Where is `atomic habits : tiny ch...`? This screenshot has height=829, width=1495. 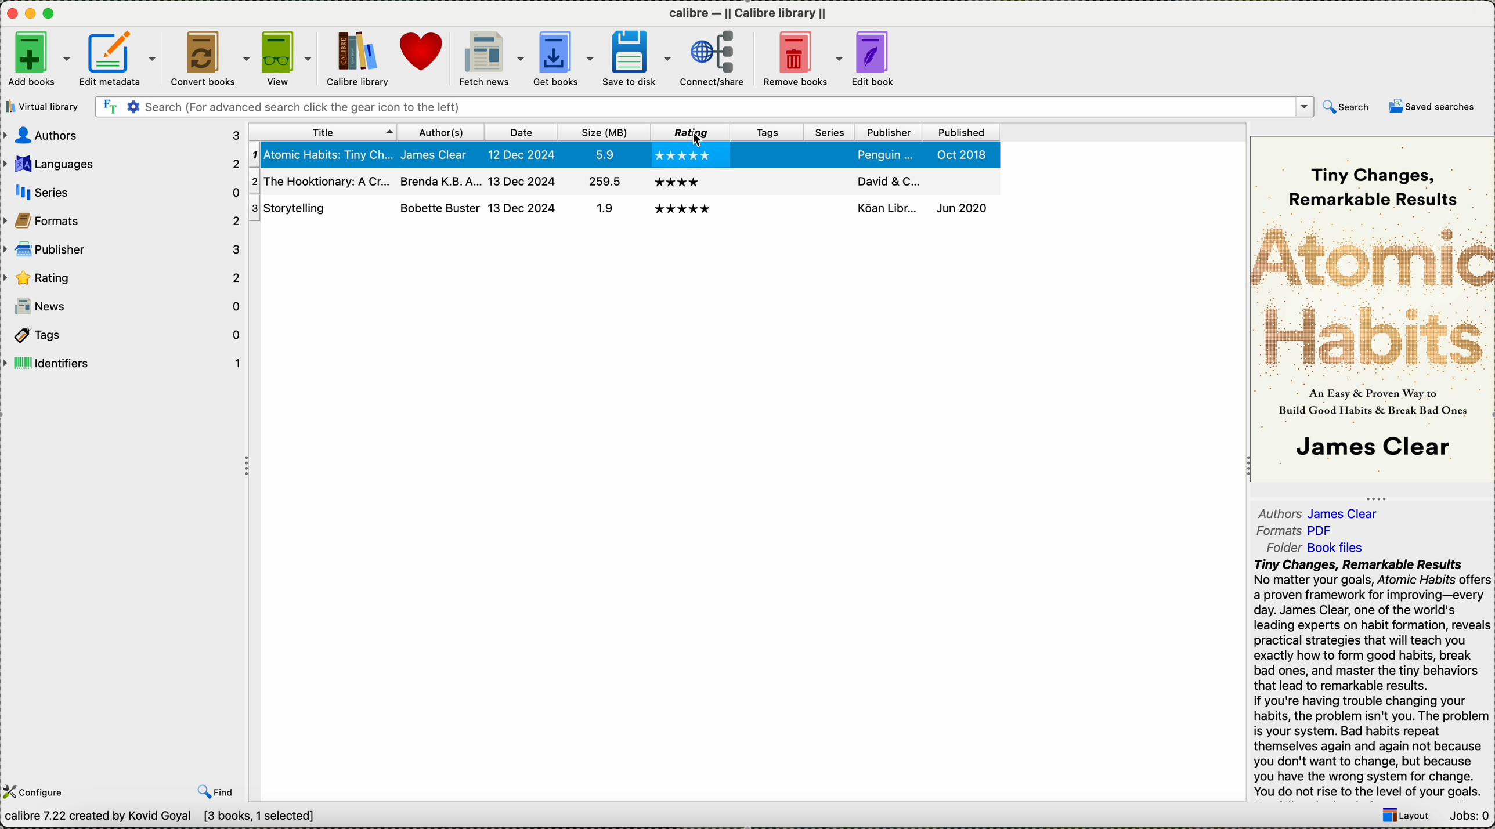
atomic habits : tiny ch... is located at coordinates (322, 155).